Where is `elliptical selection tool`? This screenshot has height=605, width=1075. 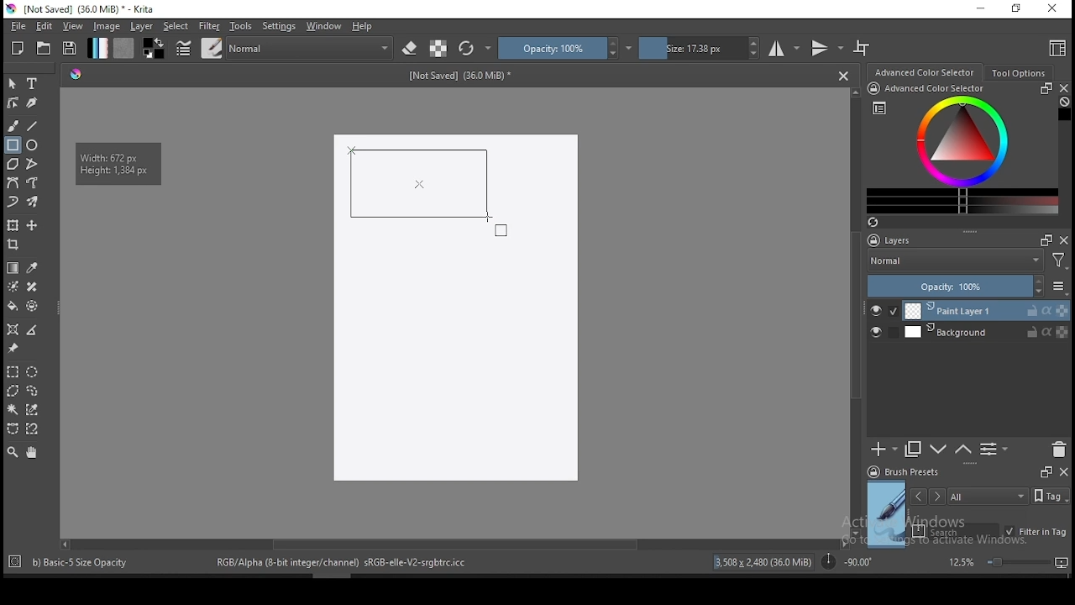
elliptical selection tool is located at coordinates (32, 372).